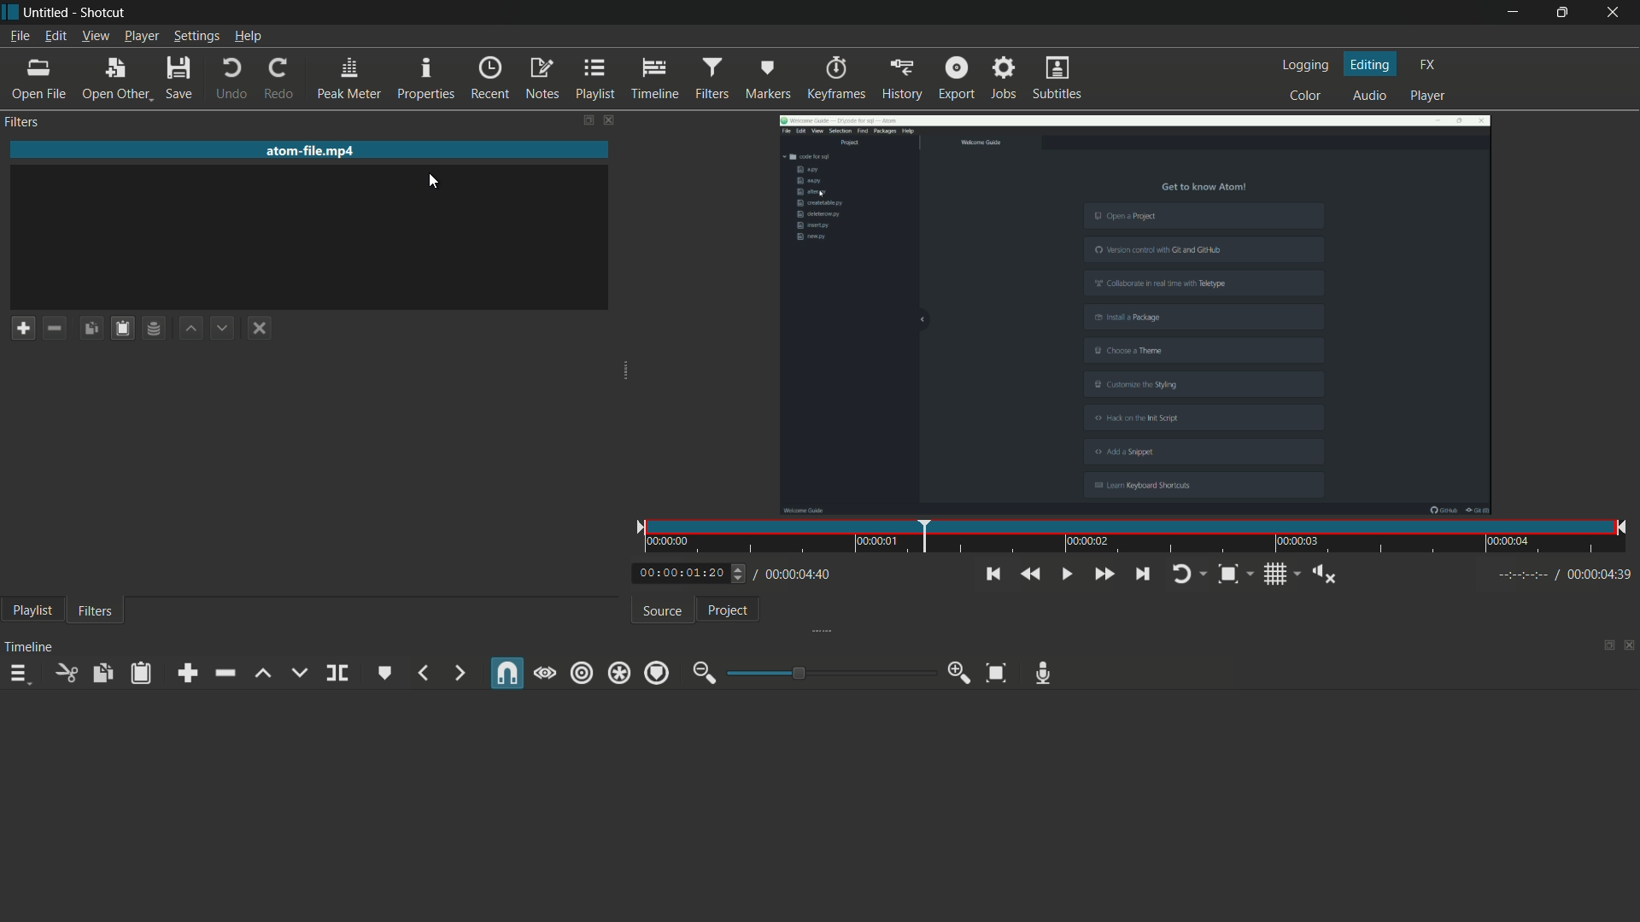 The width and height of the screenshot is (1640, 922). What do you see at coordinates (336, 672) in the screenshot?
I see `split at playhead` at bounding box center [336, 672].